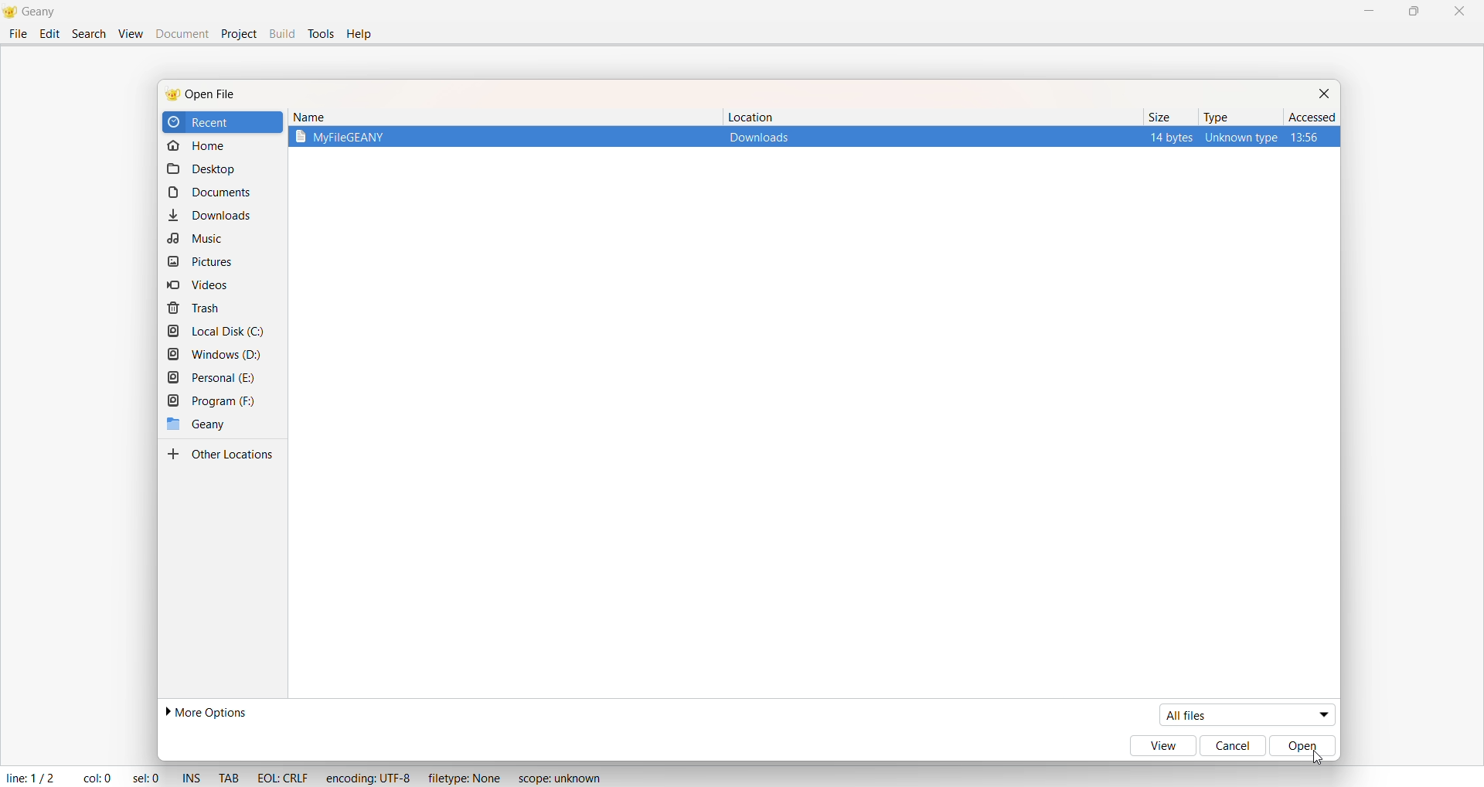 The height and width of the screenshot is (787, 1484). I want to click on Logo, so click(9, 12).